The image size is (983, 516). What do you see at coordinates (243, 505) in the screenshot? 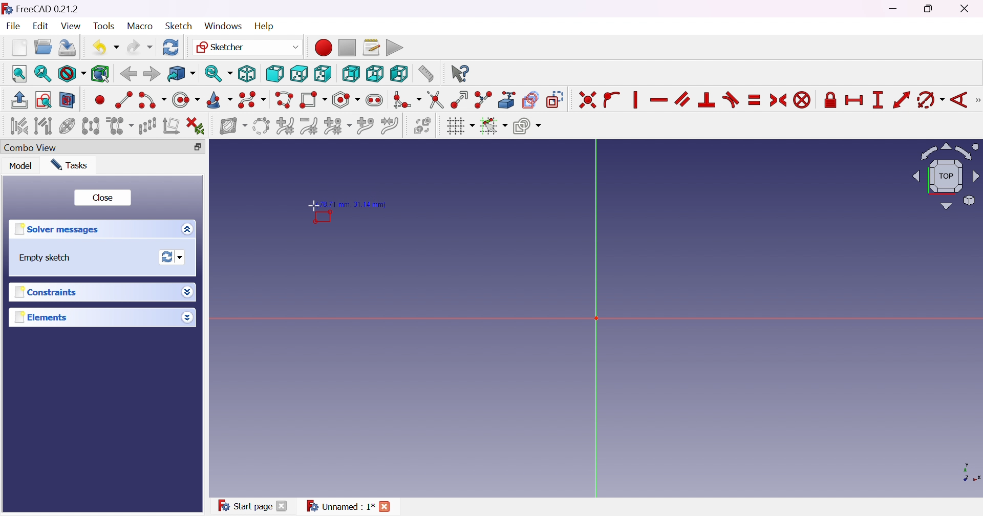
I see `Start page` at bounding box center [243, 505].